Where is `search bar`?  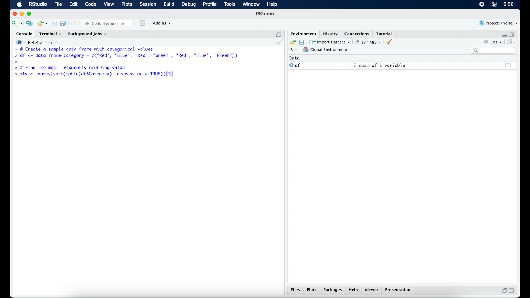
search bar is located at coordinates (493, 51).